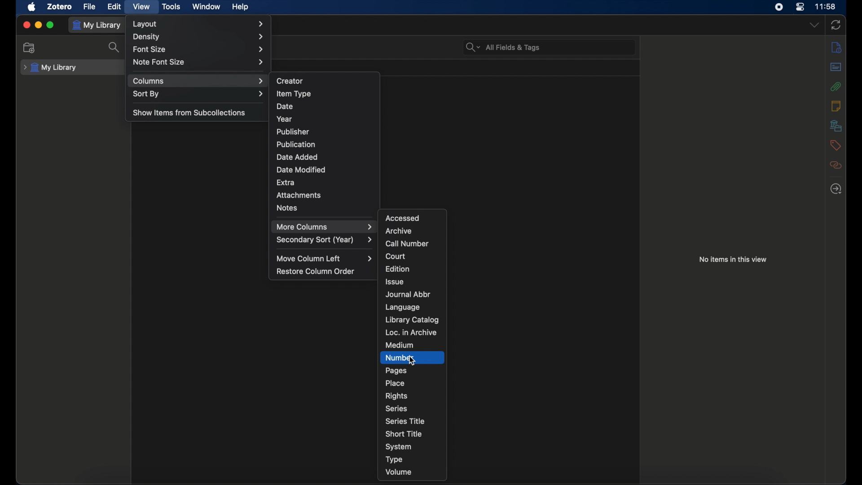 This screenshot has width=862, height=485. I want to click on publisher, so click(294, 132).